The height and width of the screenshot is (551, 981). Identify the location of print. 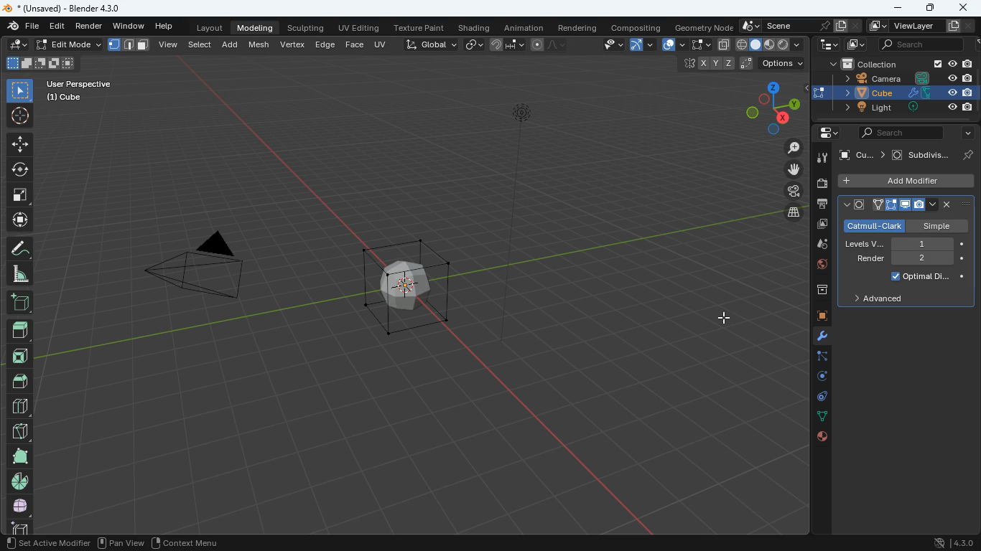
(821, 206).